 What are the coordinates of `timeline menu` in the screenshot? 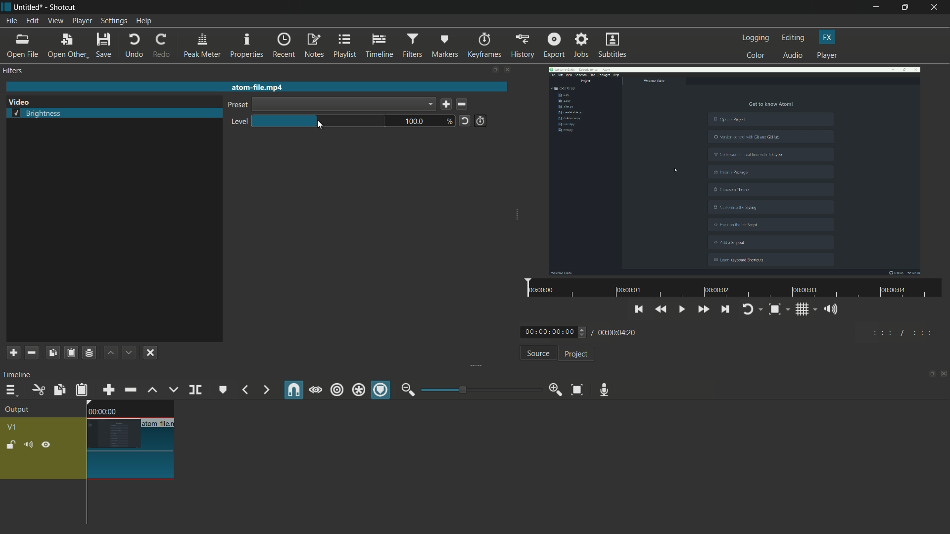 It's located at (11, 391).